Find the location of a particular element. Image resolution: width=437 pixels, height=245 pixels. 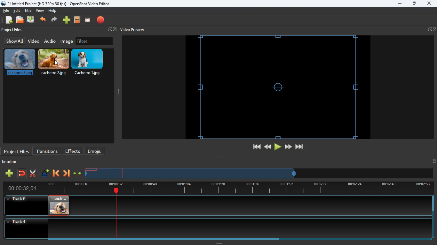

cachorro.3.jpg is located at coordinates (20, 62).